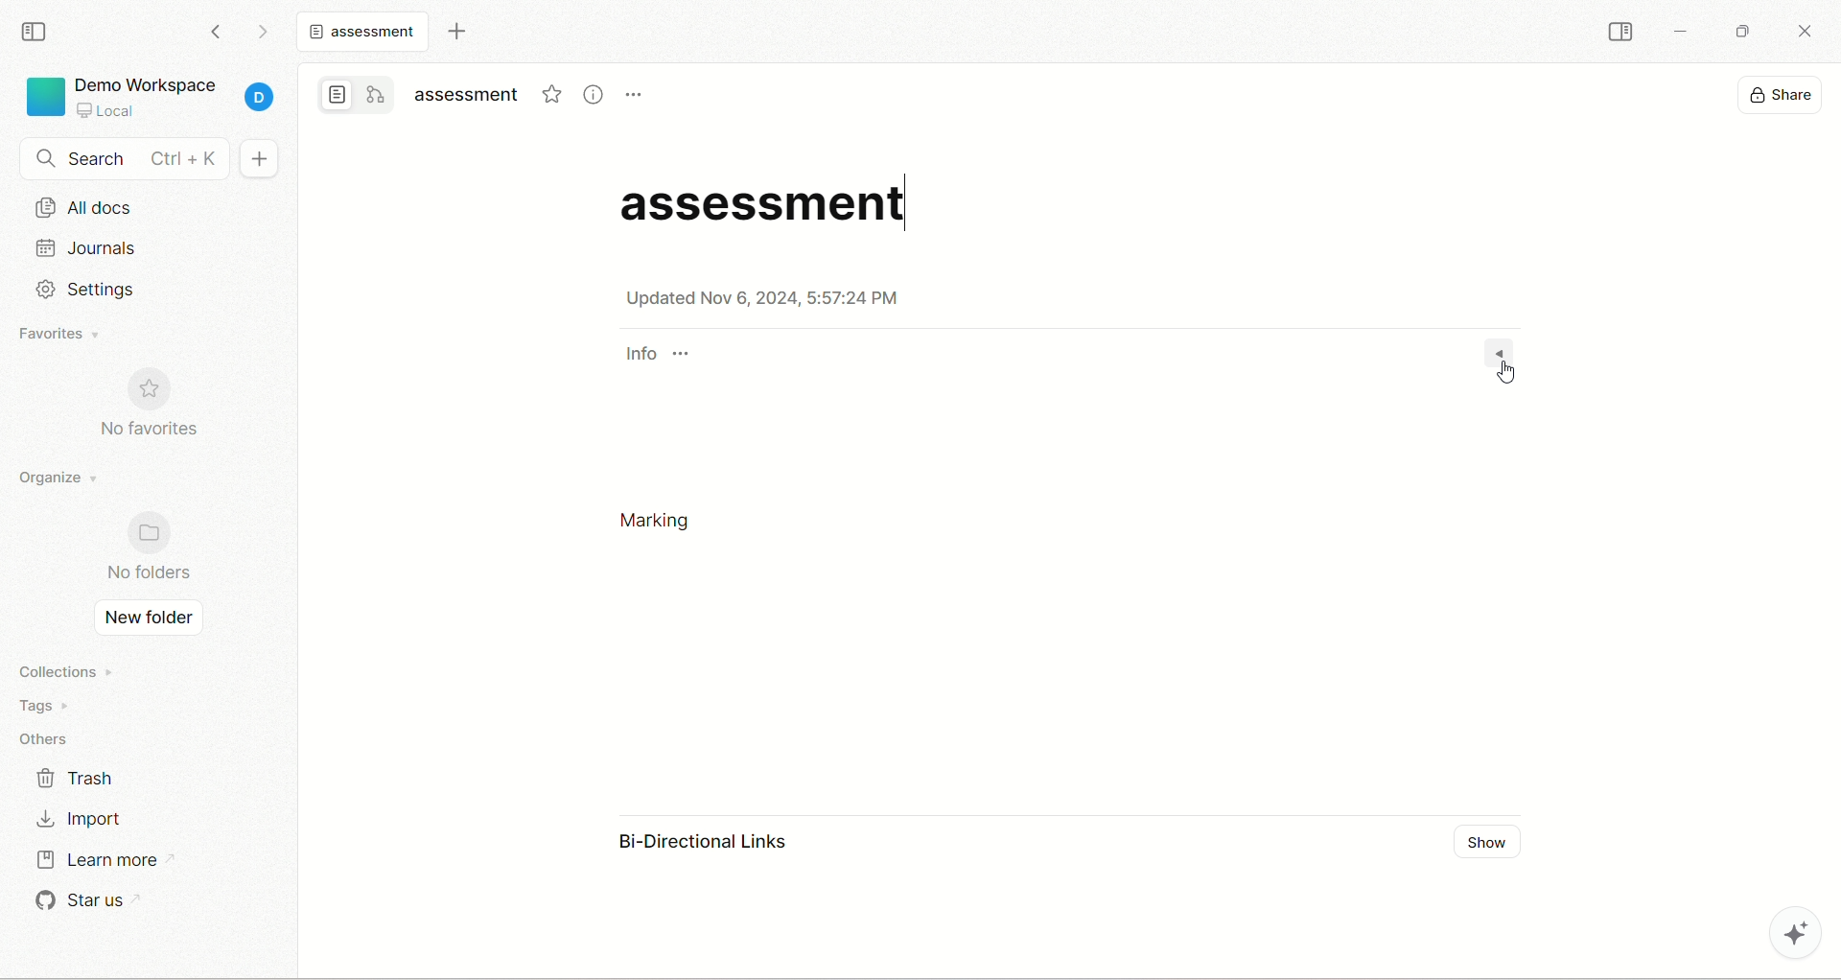 This screenshot has width=1841, height=980. Describe the element at coordinates (49, 737) in the screenshot. I see `others` at that location.